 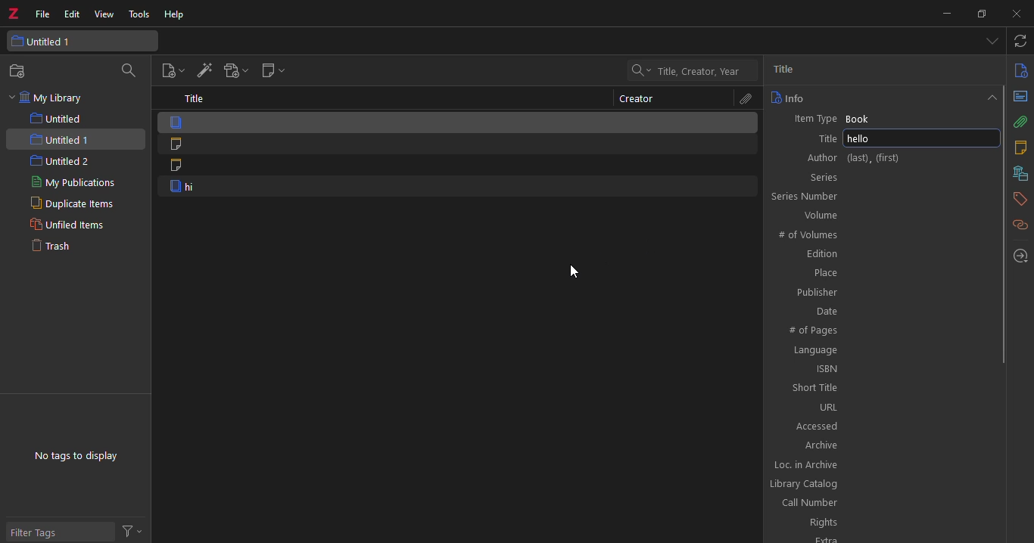 What do you see at coordinates (883, 424) in the screenshot?
I see `accessed` at bounding box center [883, 424].